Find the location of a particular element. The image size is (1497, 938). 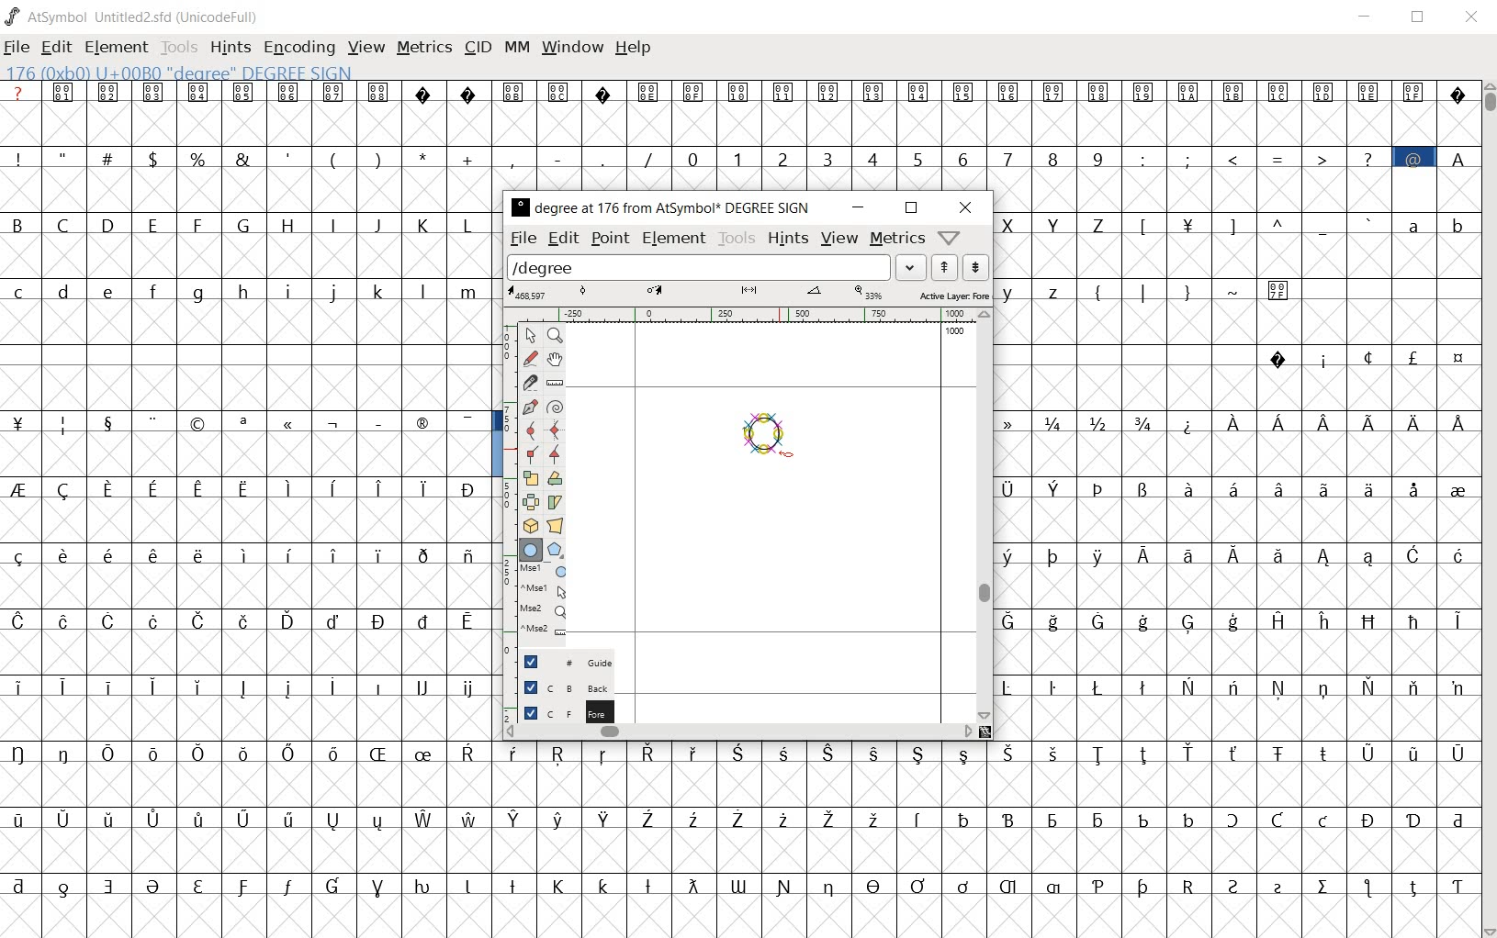

ruler is located at coordinates (737, 316).